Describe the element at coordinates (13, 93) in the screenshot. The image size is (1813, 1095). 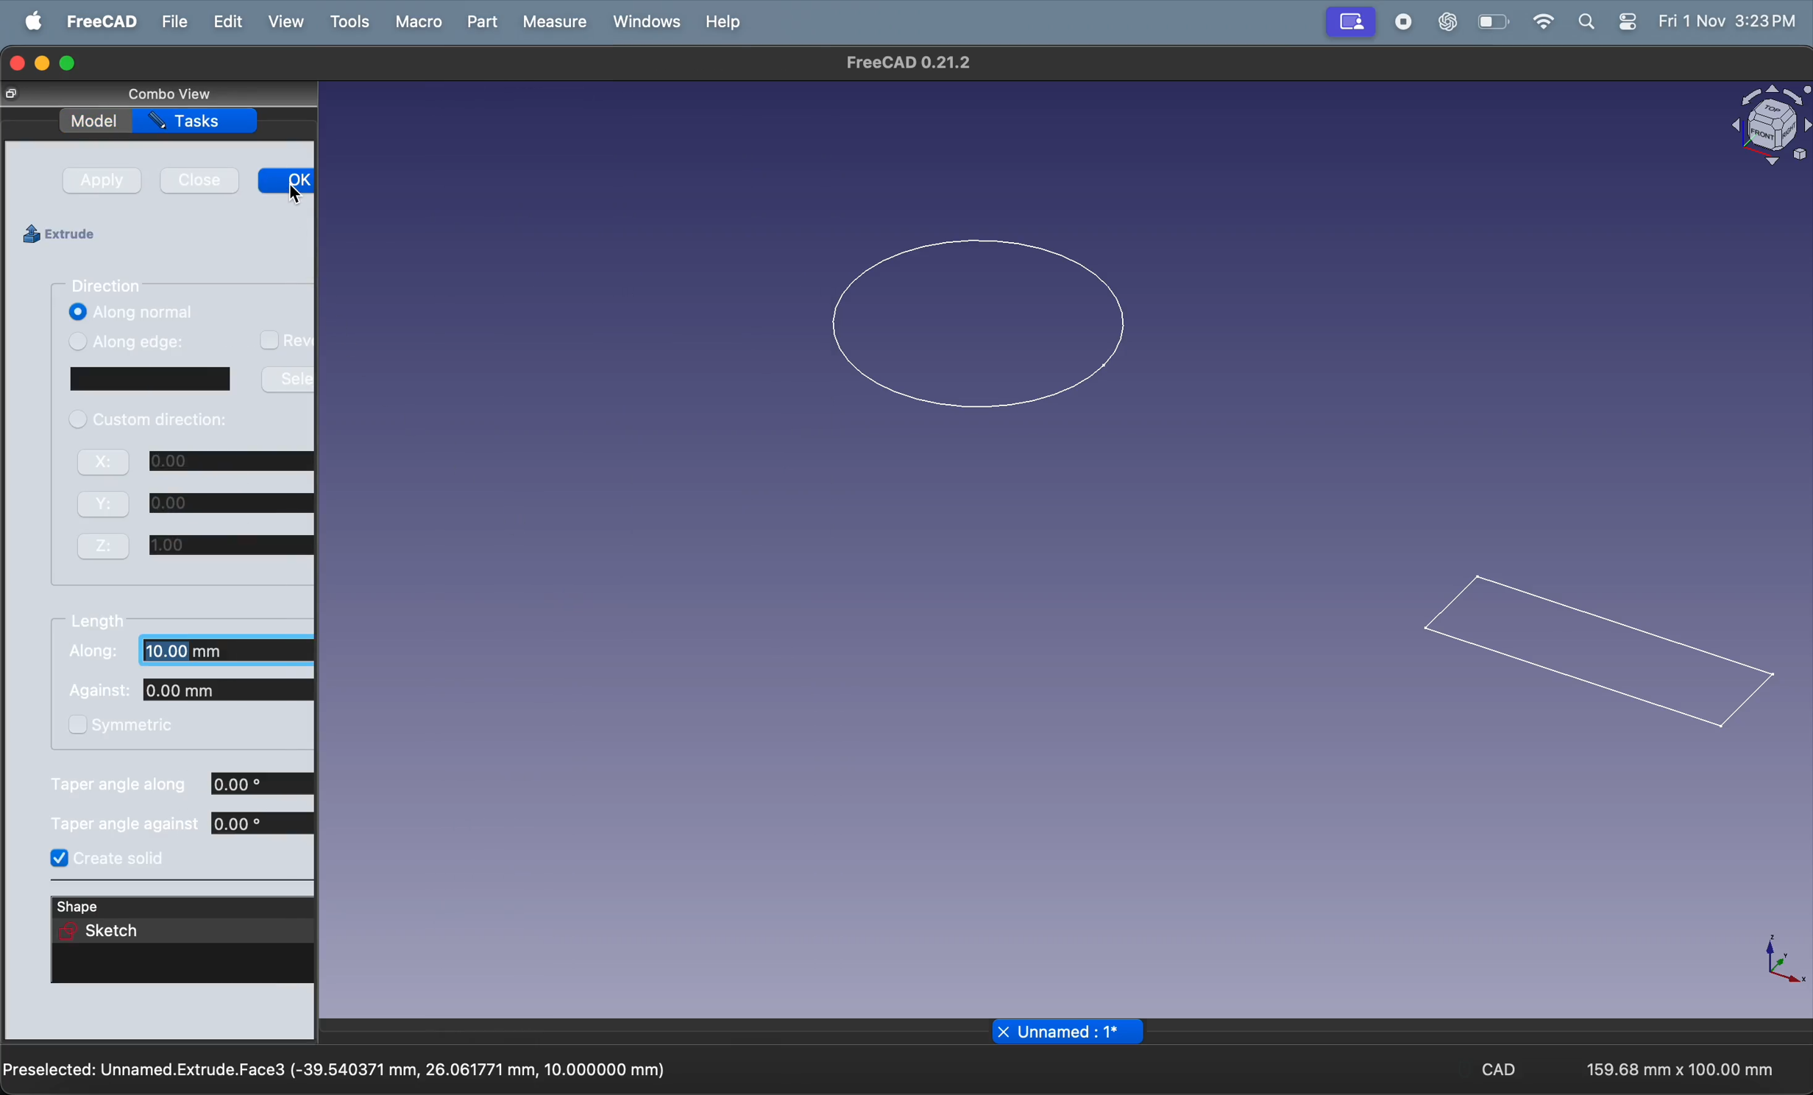
I see `close` at that location.